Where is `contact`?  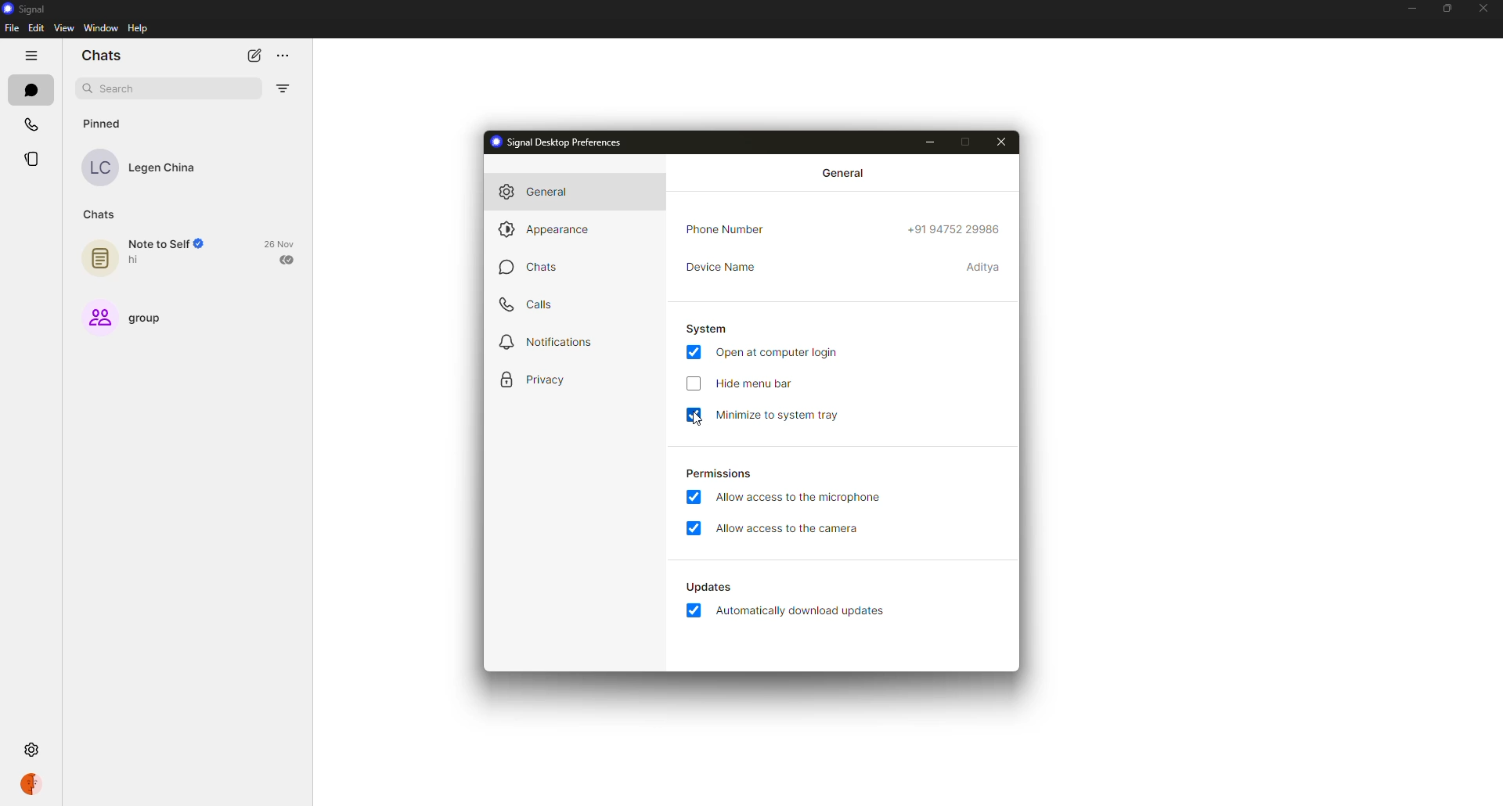
contact is located at coordinates (149, 168).